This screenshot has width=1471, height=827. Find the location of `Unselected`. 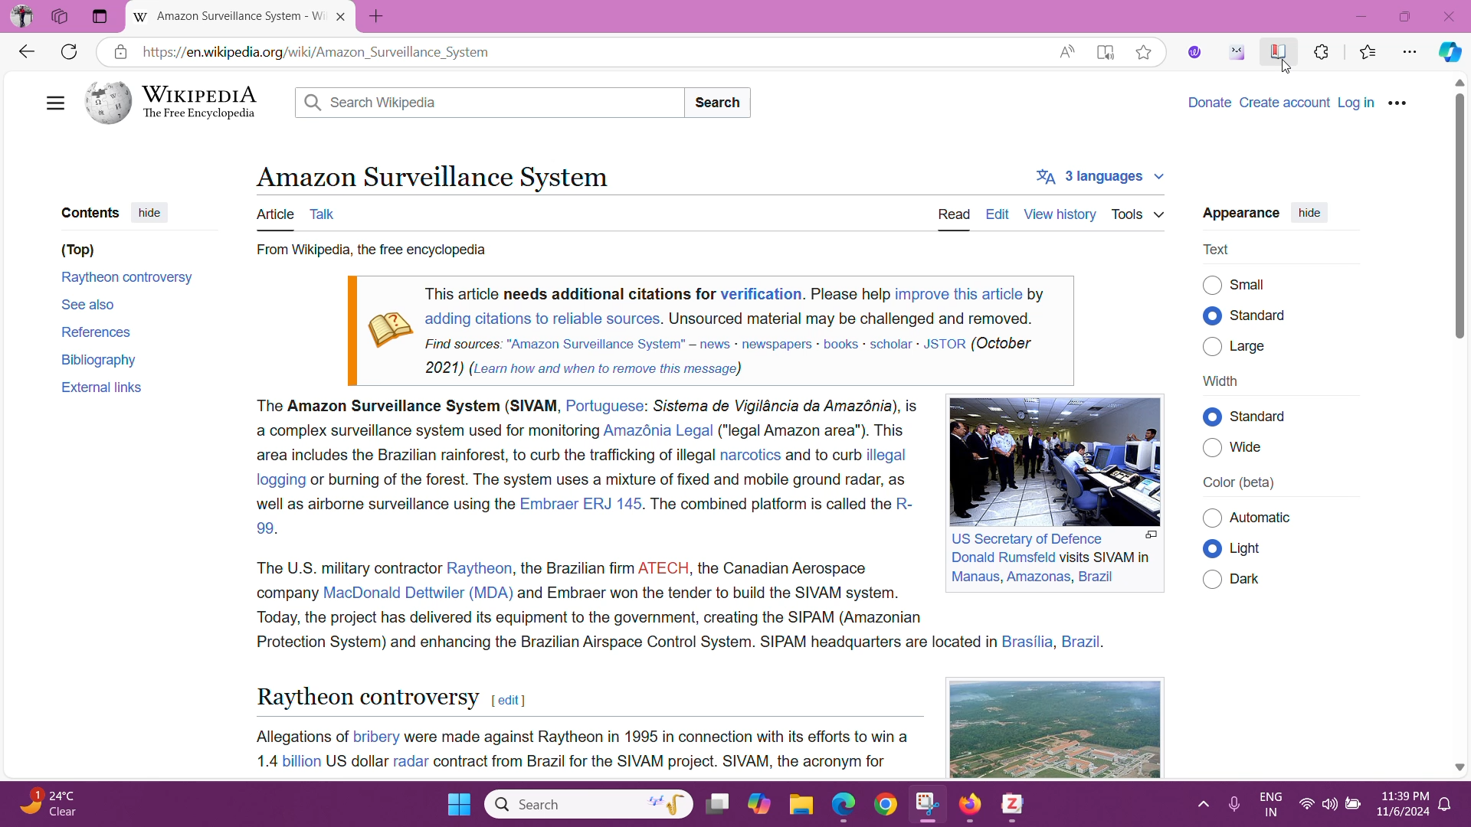

Unselected is located at coordinates (1213, 448).